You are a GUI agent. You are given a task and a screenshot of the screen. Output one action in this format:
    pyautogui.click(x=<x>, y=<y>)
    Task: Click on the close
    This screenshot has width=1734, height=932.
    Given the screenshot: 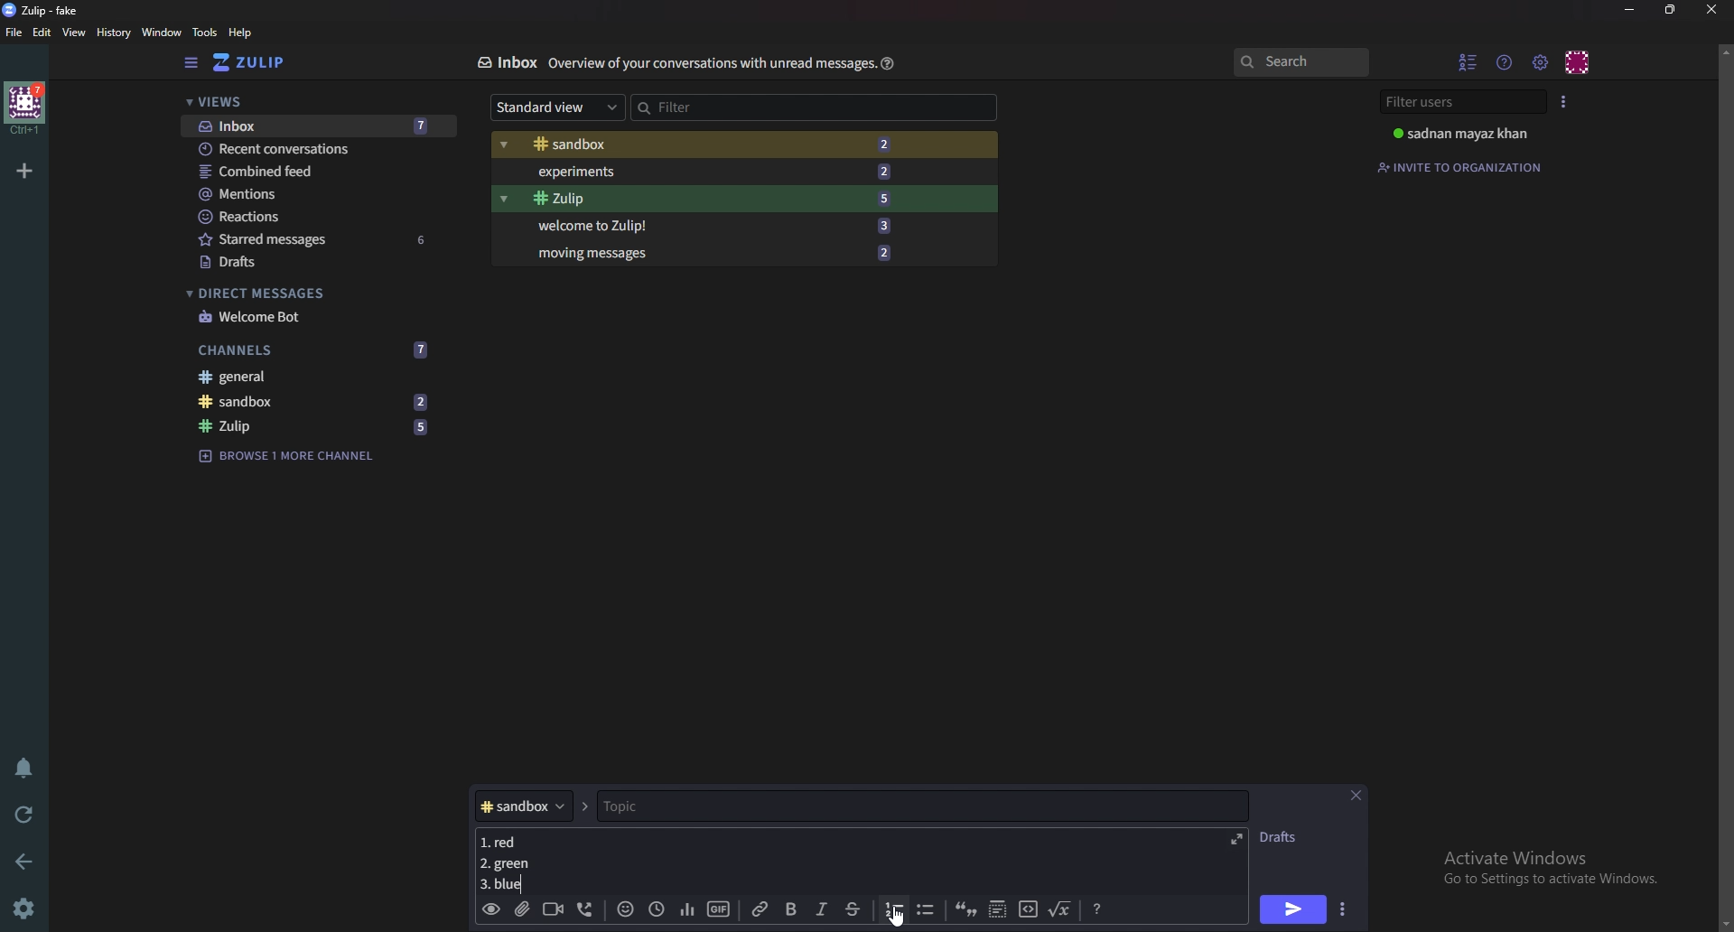 What is the action you would take?
    pyautogui.click(x=1711, y=9)
    